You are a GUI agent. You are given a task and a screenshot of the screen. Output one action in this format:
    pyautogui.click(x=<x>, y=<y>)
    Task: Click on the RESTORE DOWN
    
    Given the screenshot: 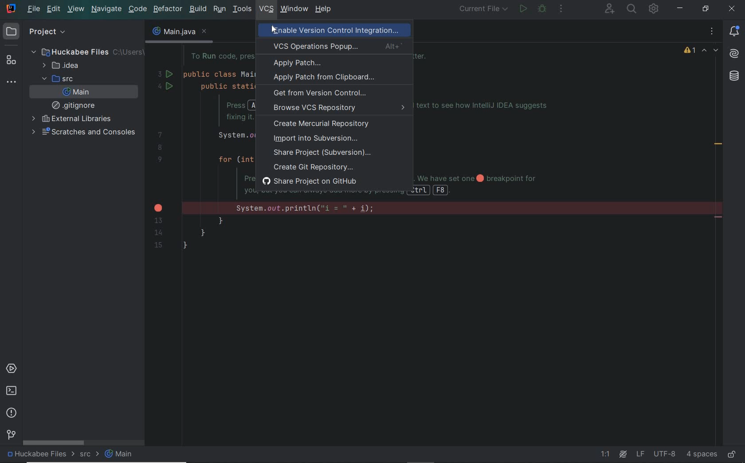 What is the action you would take?
    pyautogui.click(x=703, y=8)
    